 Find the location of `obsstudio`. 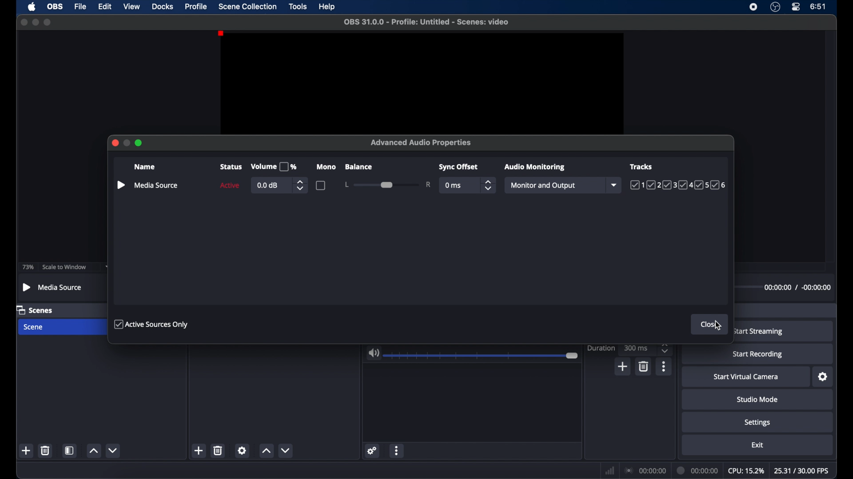

obsstudio is located at coordinates (775, 7).